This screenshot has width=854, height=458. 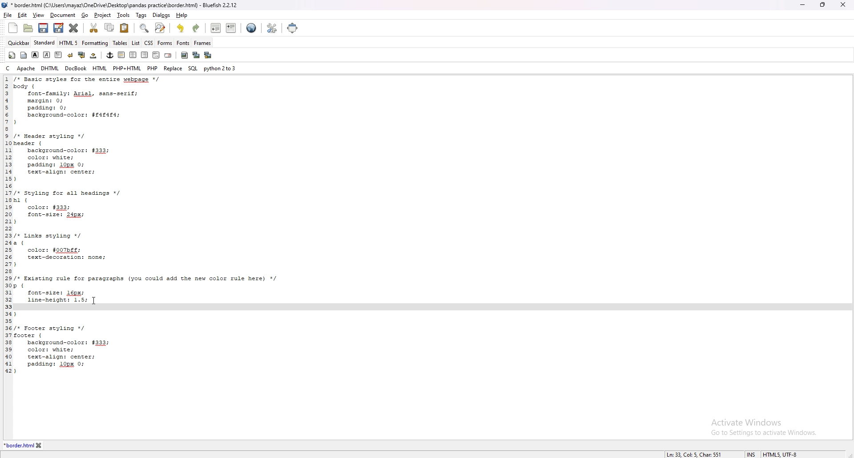 I want to click on unindent, so click(x=216, y=28).